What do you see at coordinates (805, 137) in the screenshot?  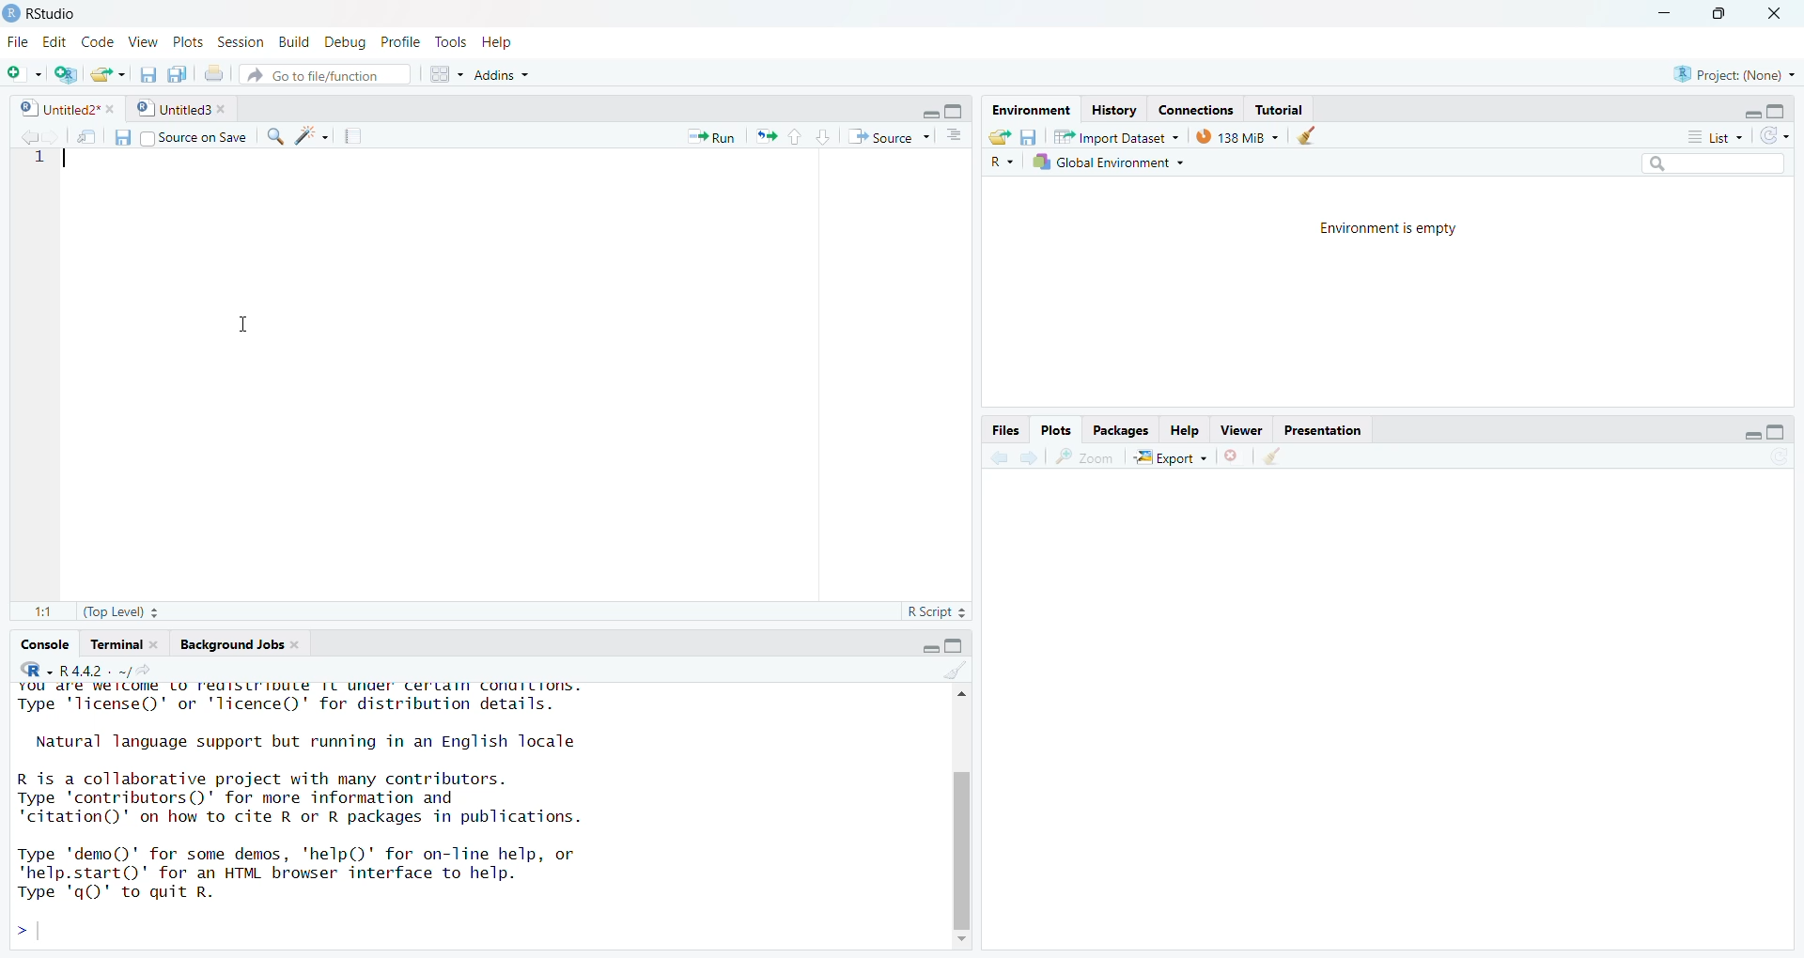 I see `up/down` at bounding box center [805, 137].